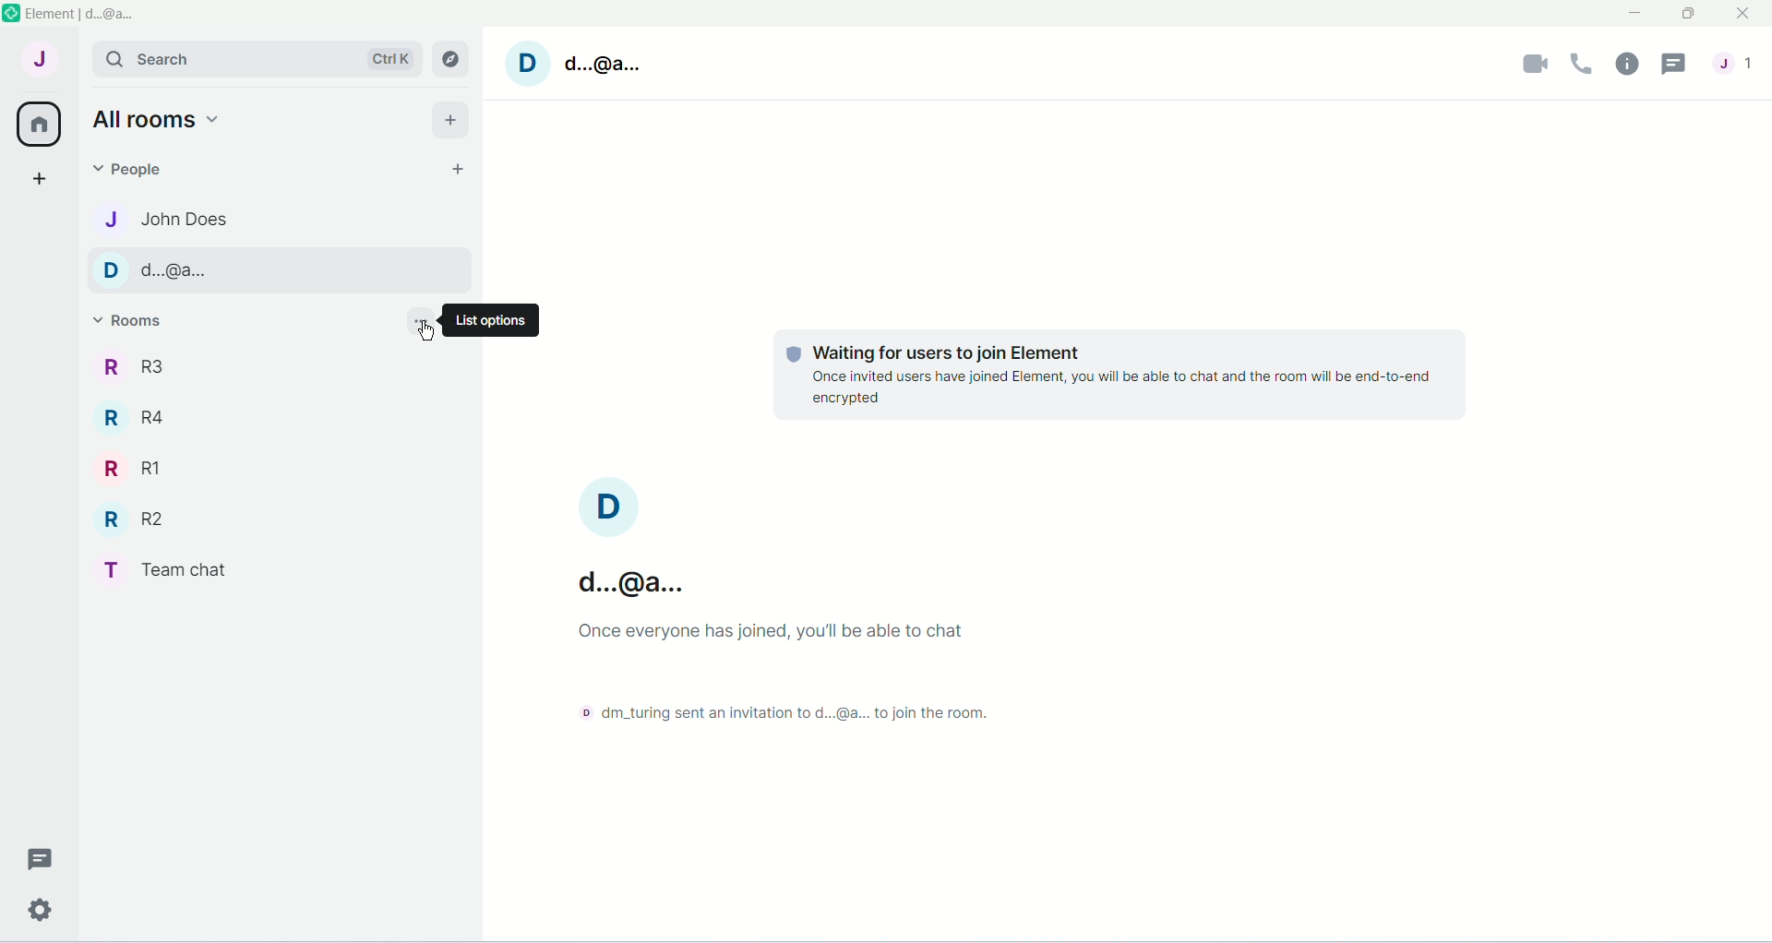 Image resolution: width=1772 pixels, height=943 pixels. I want to click on Room Info, so click(1627, 64).